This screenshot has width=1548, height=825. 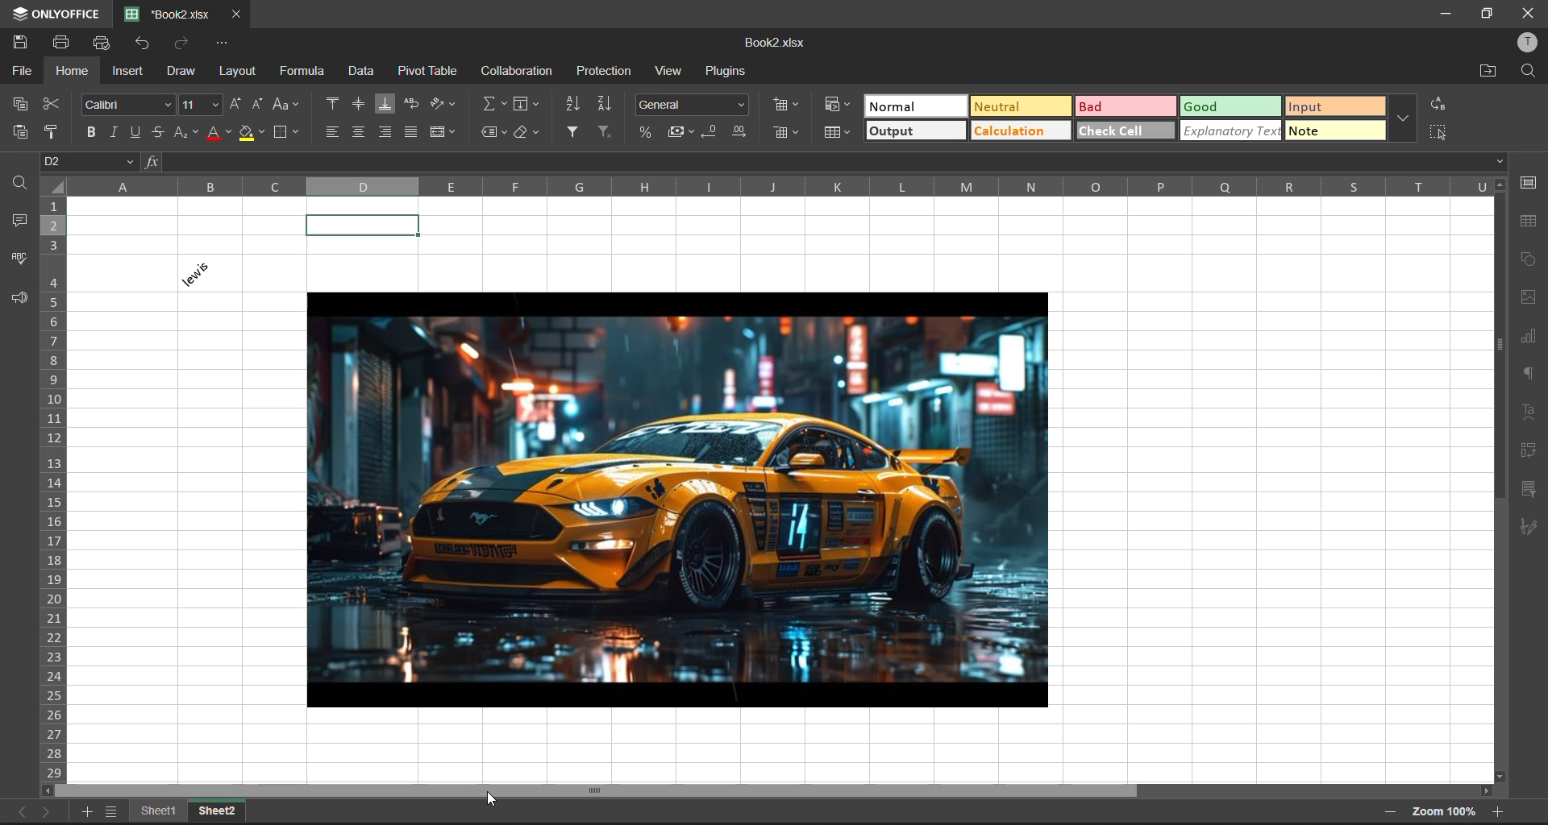 I want to click on comments, so click(x=22, y=221).